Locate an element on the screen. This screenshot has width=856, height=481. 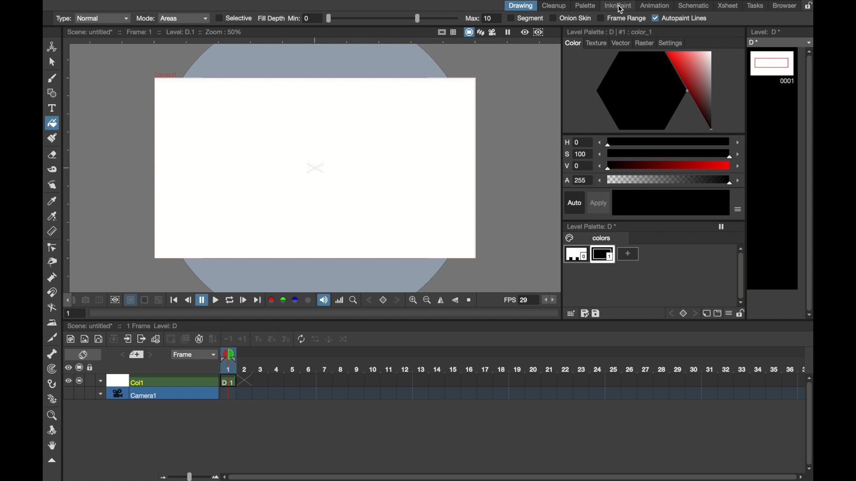
tracker tool is located at coordinates (51, 369).